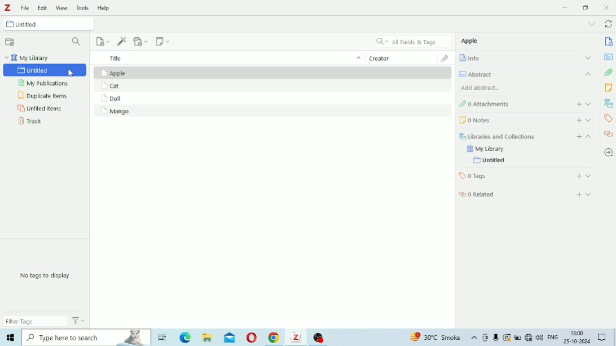 The image size is (616, 346). I want to click on Tags, so click(608, 118).